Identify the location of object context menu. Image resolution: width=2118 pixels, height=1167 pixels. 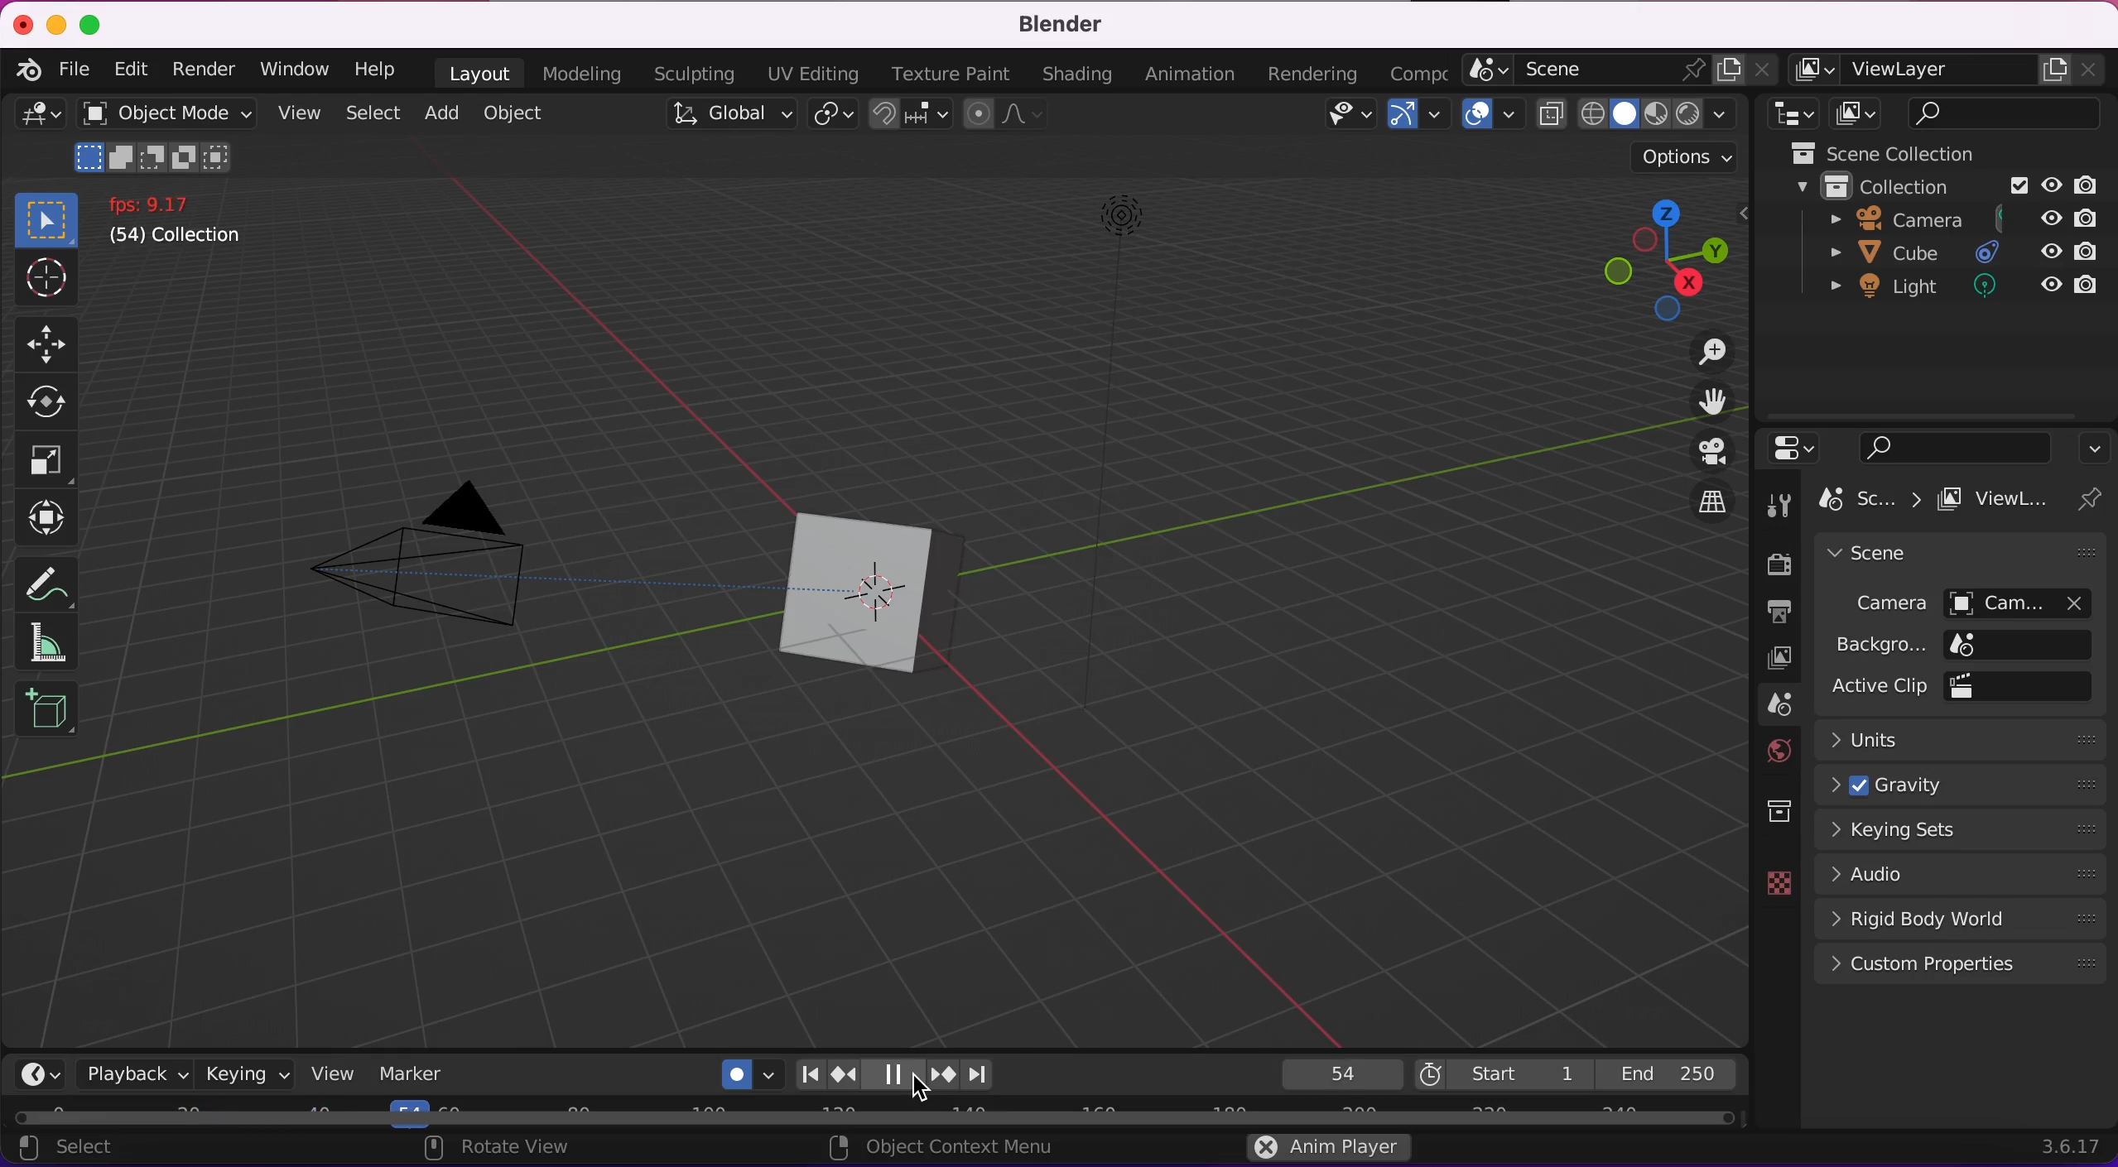
(940, 1147).